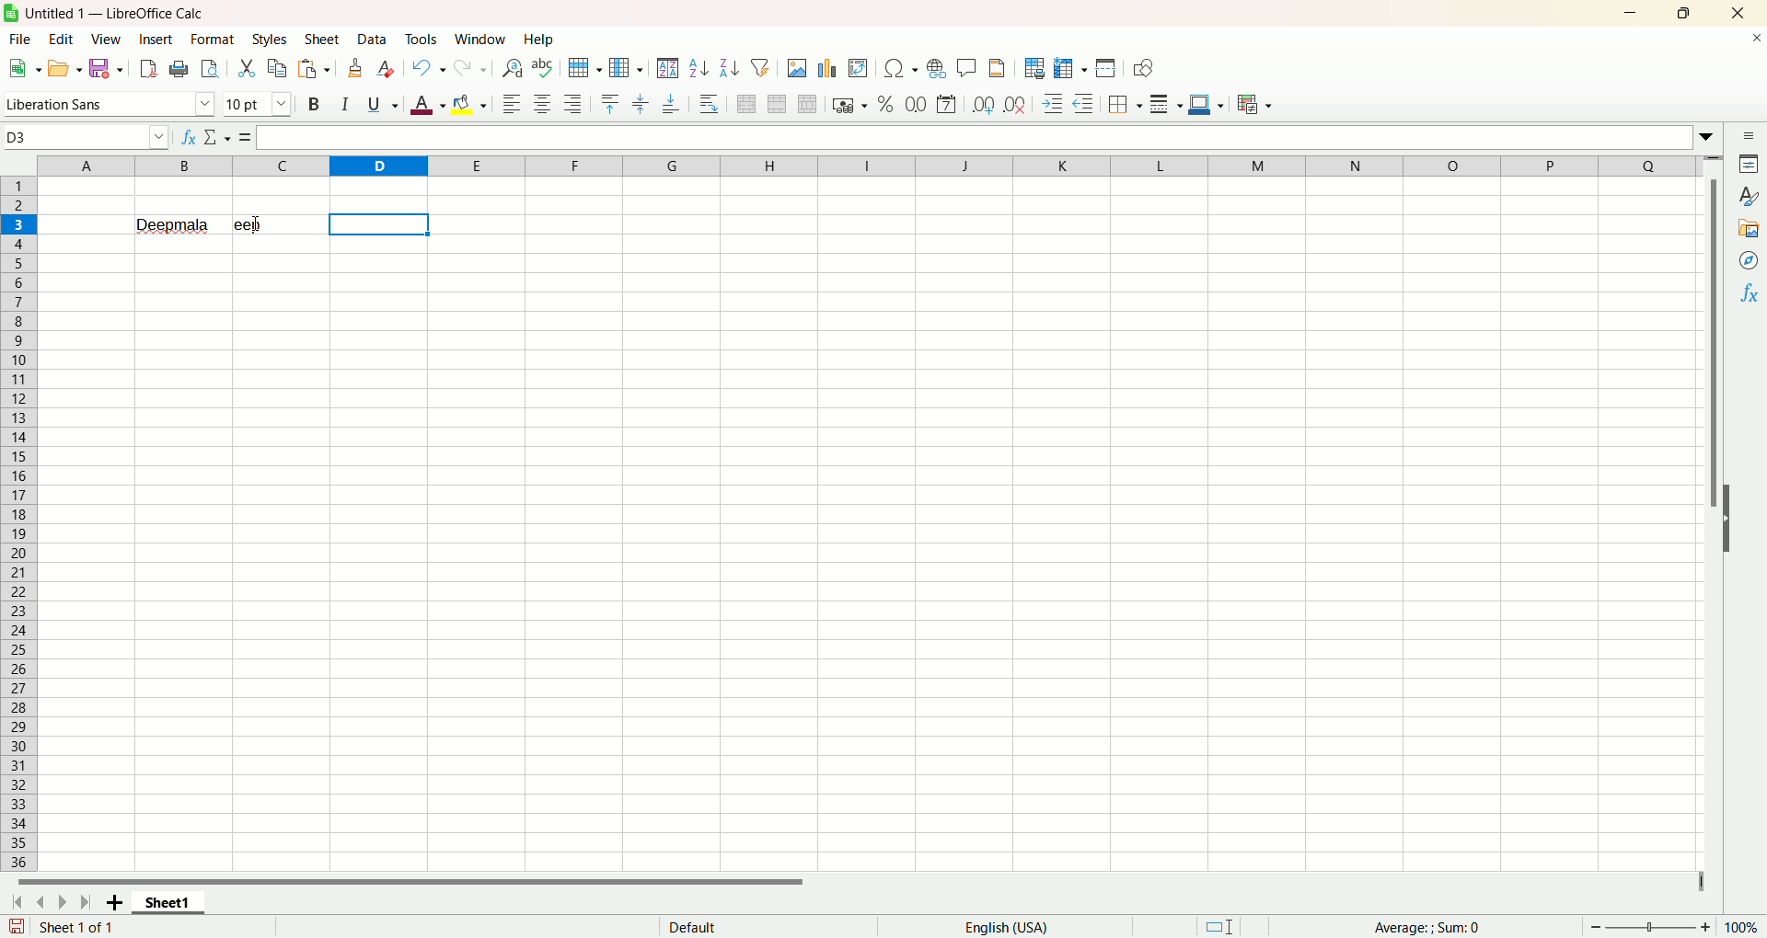  What do you see at coordinates (468, 105) in the screenshot?
I see `Background color` at bounding box center [468, 105].